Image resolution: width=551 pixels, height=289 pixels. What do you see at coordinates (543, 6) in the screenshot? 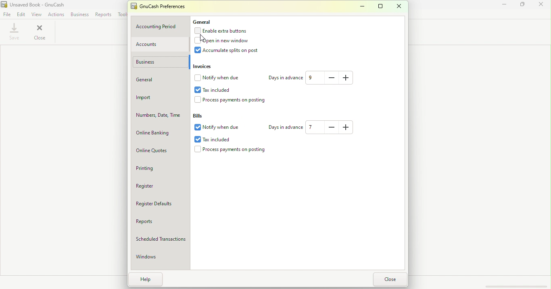
I see `Close` at bounding box center [543, 6].